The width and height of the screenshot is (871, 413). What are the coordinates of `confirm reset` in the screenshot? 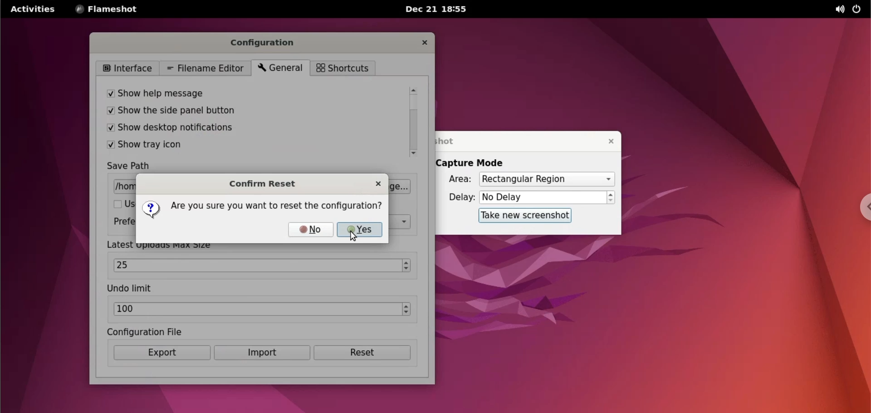 It's located at (265, 183).